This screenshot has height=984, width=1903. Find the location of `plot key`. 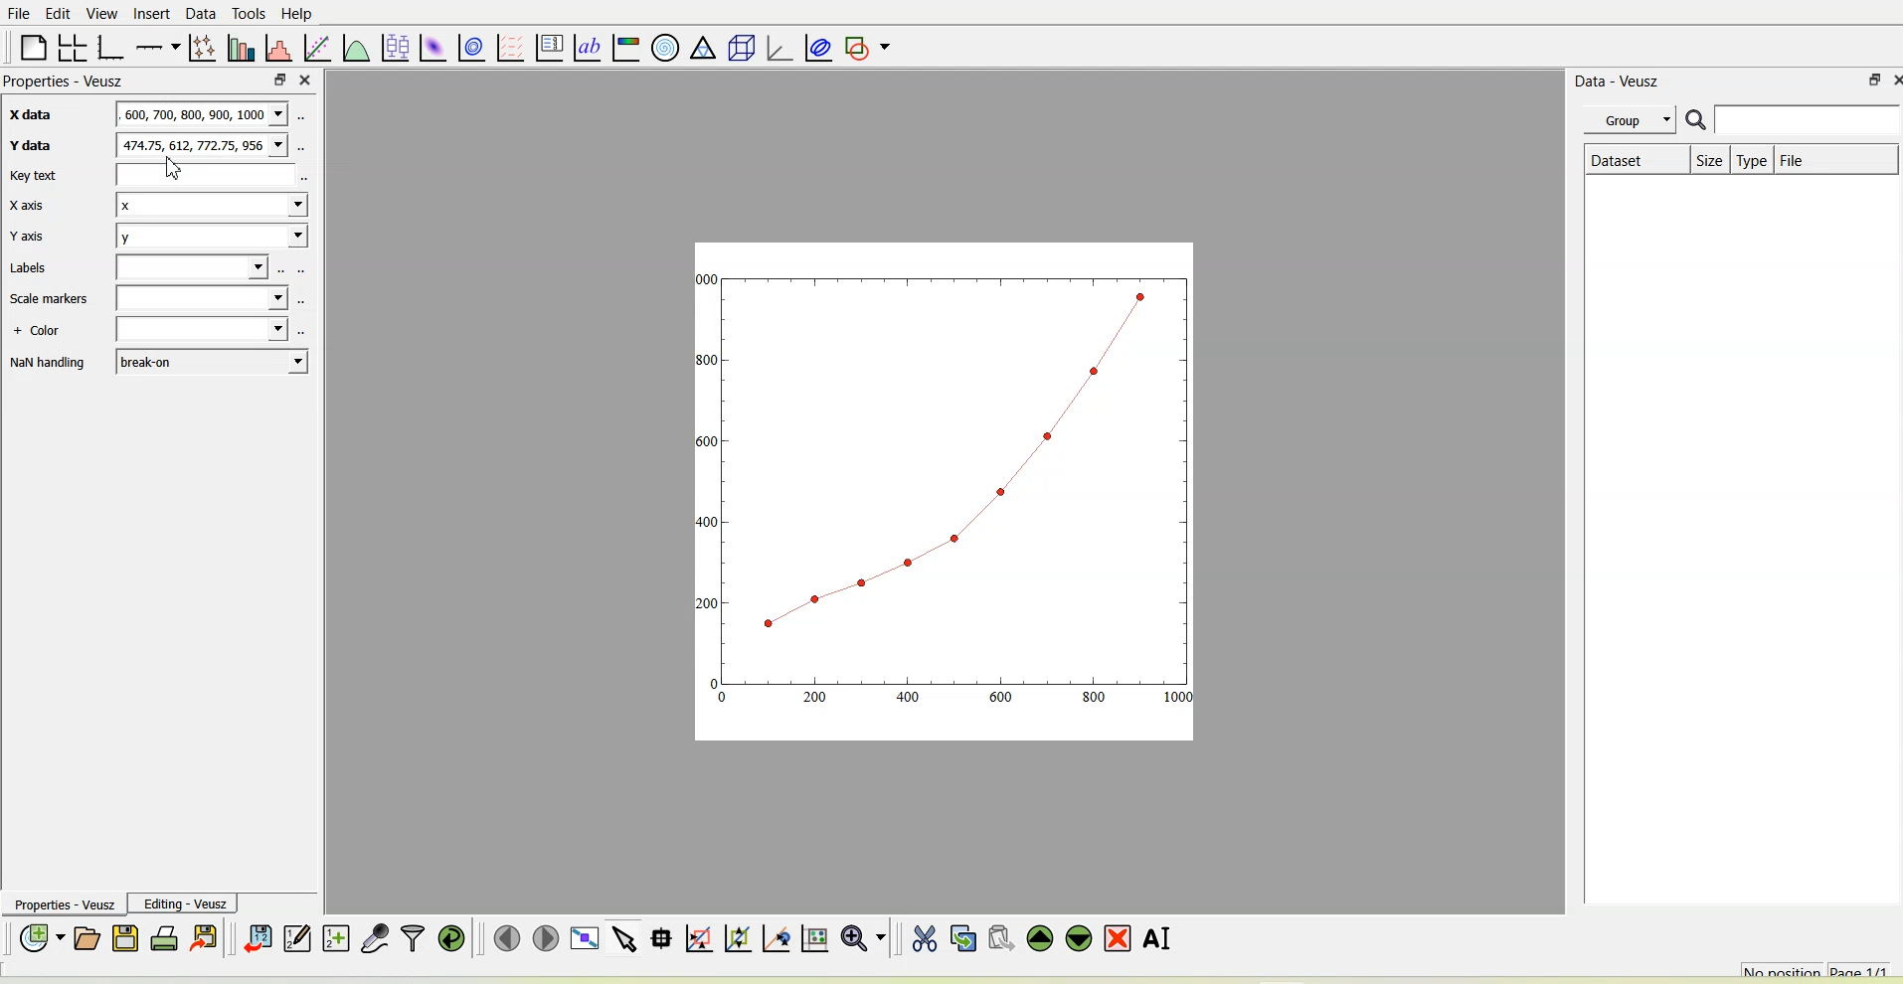

plot key is located at coordinates (548, 46).